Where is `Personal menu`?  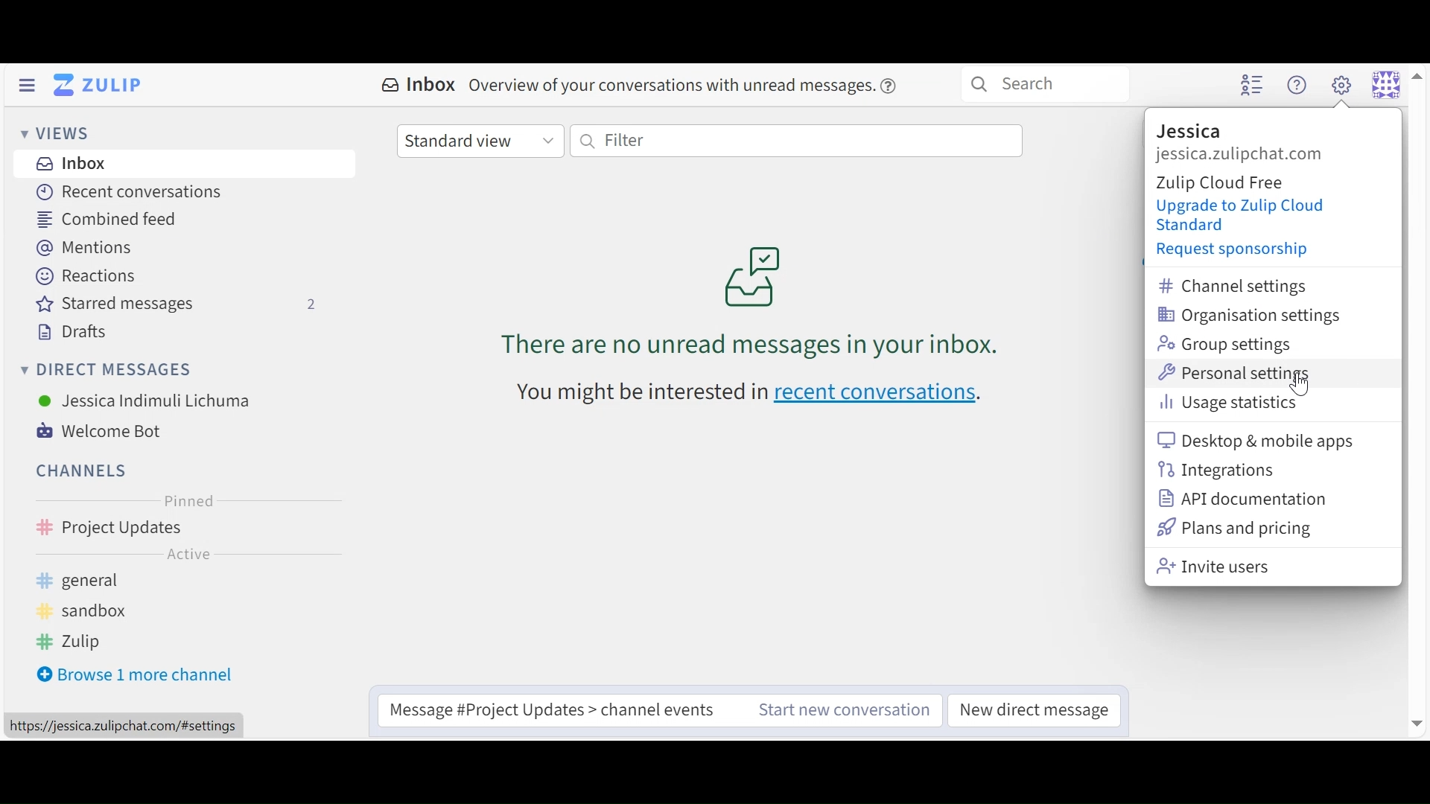 Personal menu is located at coordinates (1387, 86).